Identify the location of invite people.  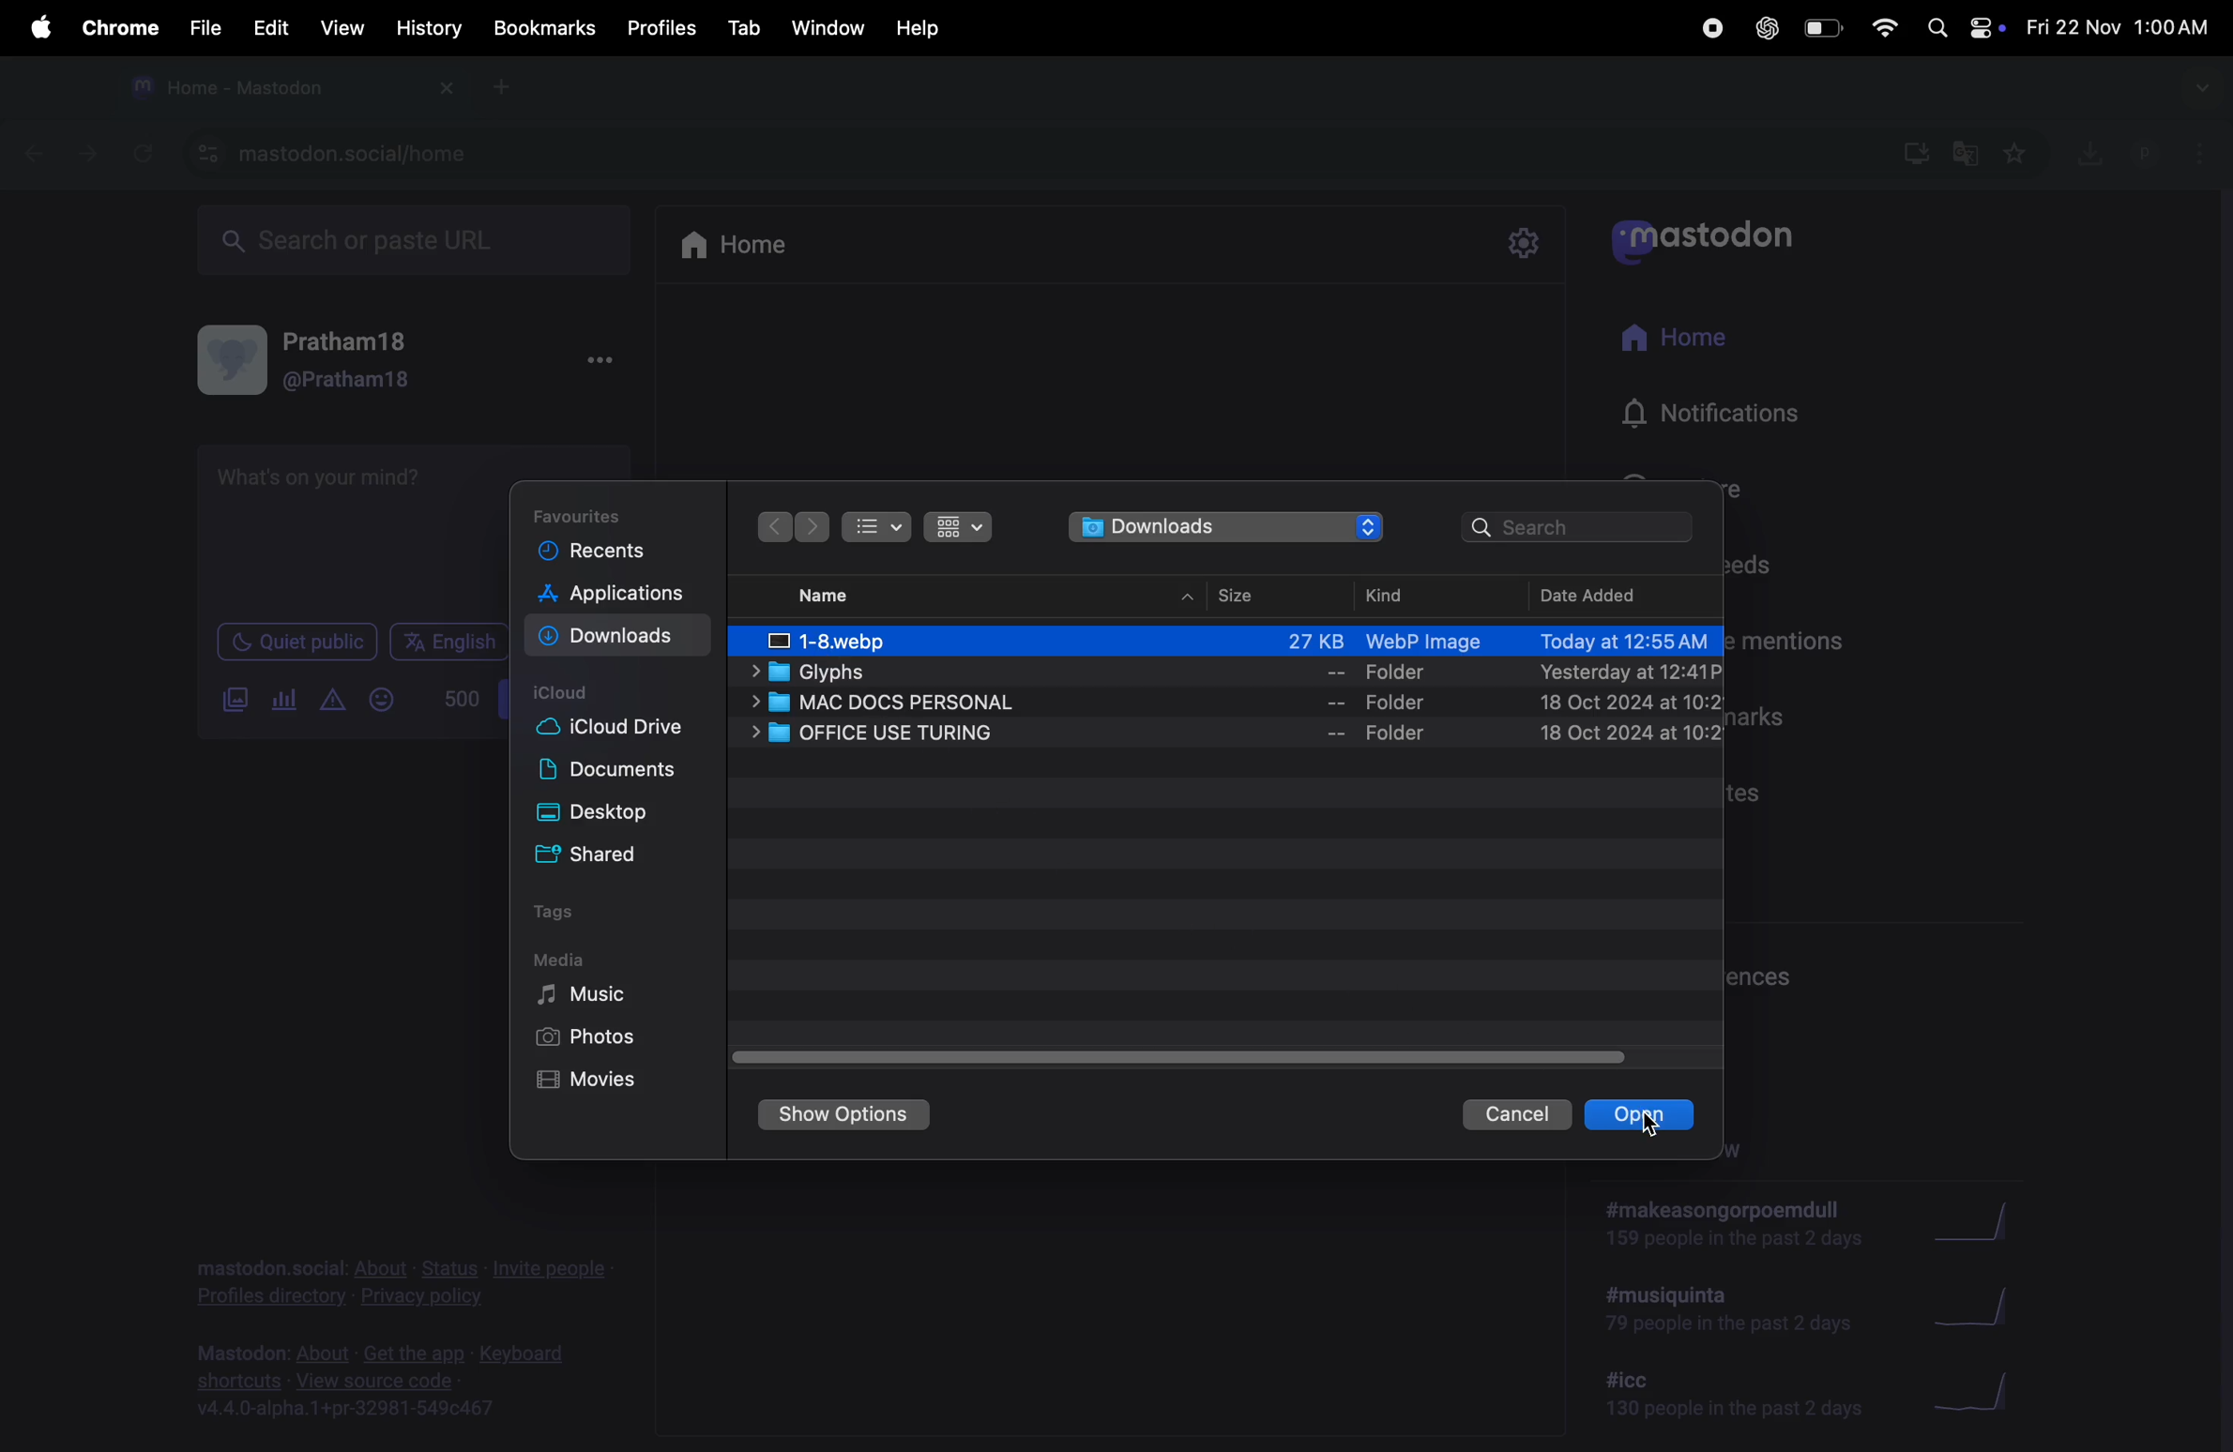
(549, 1270).